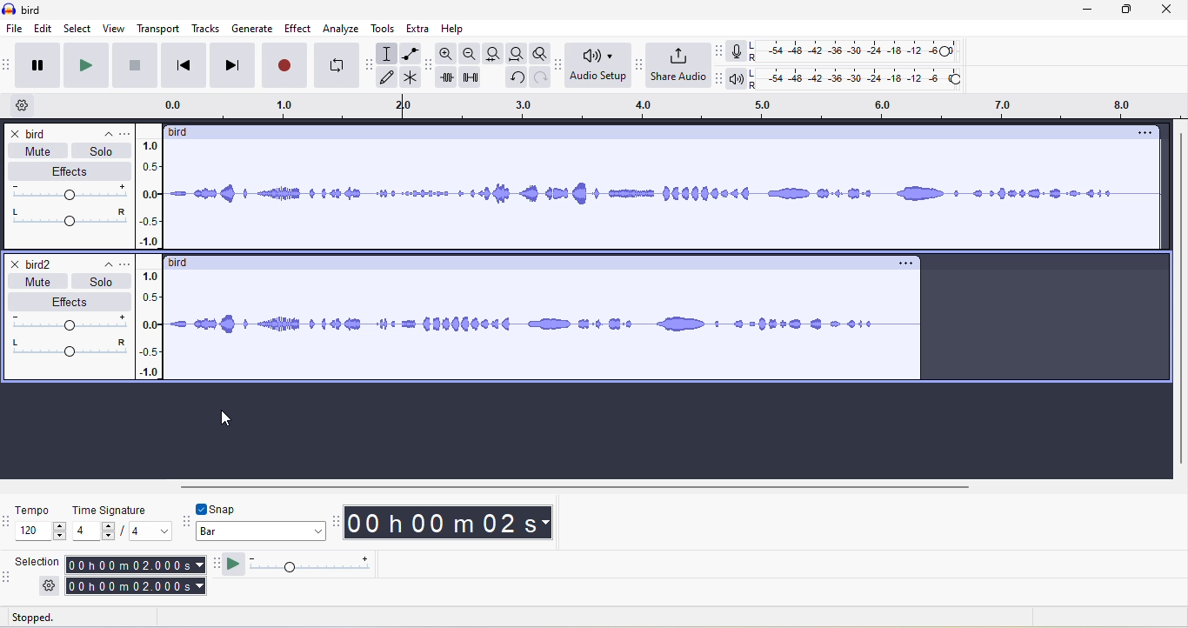 This screenshot has width=1188, height=628. I want to click on audacity transport toolbar, so click(8, 68).